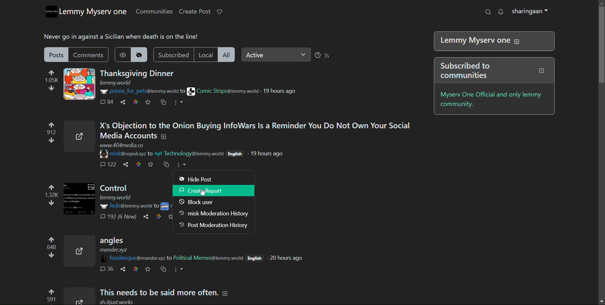 The image size is (605, 305). What do you see at coordinates (205, 54) in the screenshot?
I see `local` at bounding box center [205, 54].